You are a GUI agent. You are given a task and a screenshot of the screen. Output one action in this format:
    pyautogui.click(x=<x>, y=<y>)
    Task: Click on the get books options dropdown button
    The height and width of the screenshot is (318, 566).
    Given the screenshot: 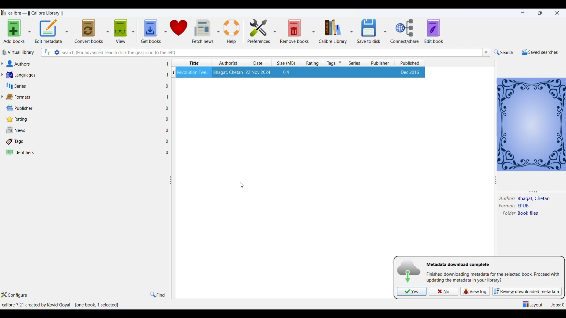 What is the action you would take?
    pyautogui.click(x=165, y=28)
    